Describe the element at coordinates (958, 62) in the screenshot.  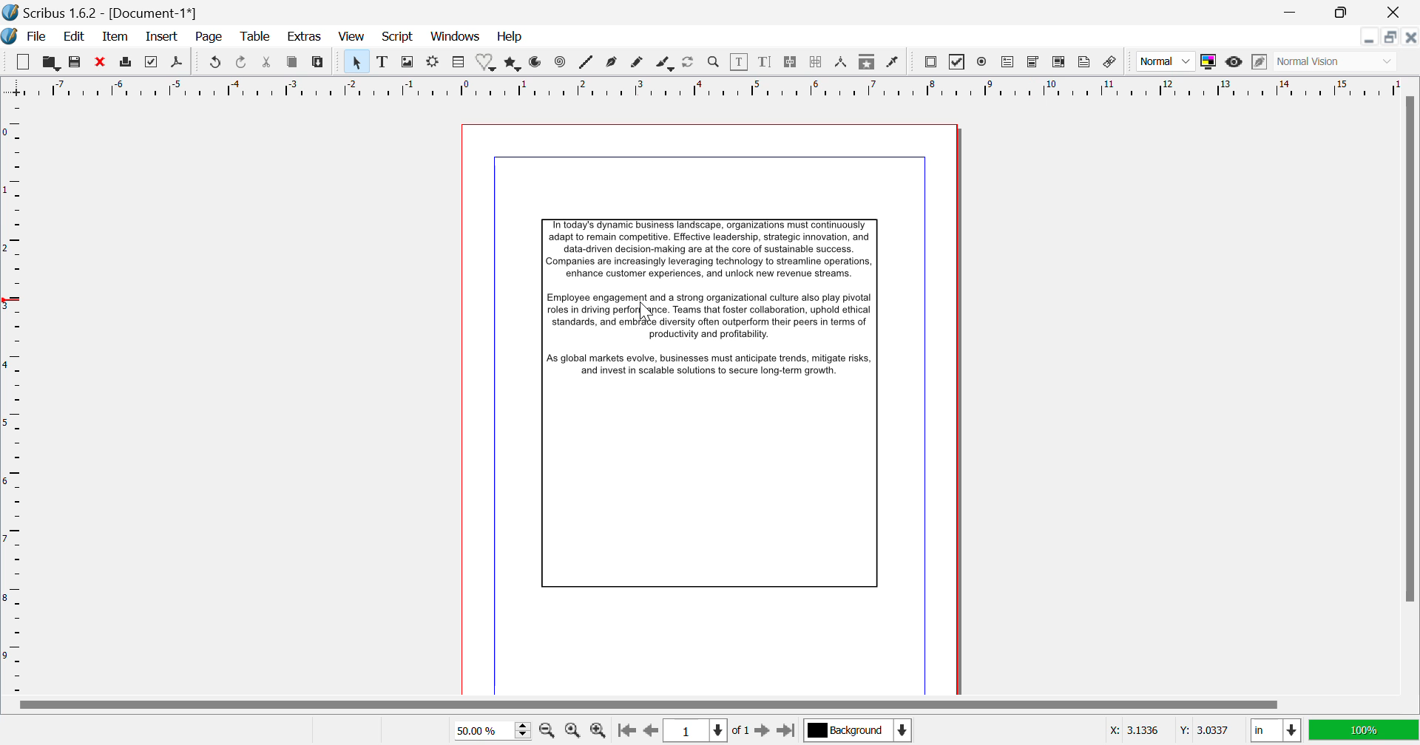
I see `Pdf checkbox` at that location.